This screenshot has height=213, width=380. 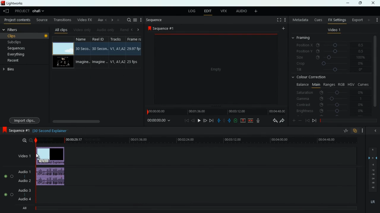 I want to click on video only, so click(x=81, y=30).